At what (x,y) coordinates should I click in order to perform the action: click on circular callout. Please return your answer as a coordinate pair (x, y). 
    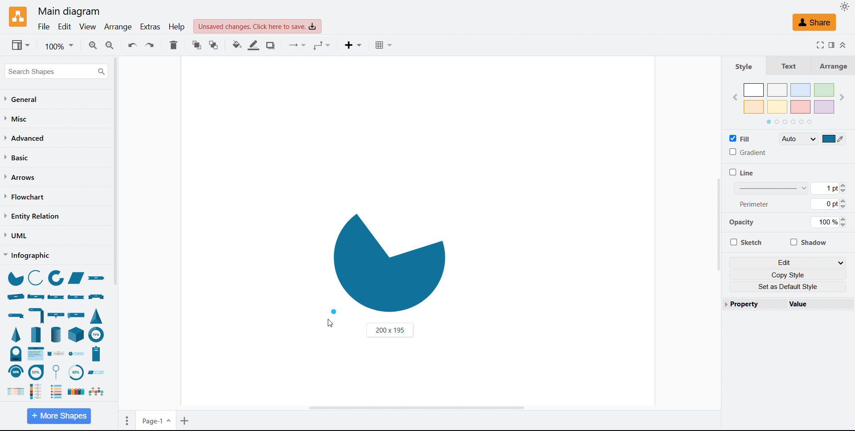
    Looking at the image, I should click on (58, 372).